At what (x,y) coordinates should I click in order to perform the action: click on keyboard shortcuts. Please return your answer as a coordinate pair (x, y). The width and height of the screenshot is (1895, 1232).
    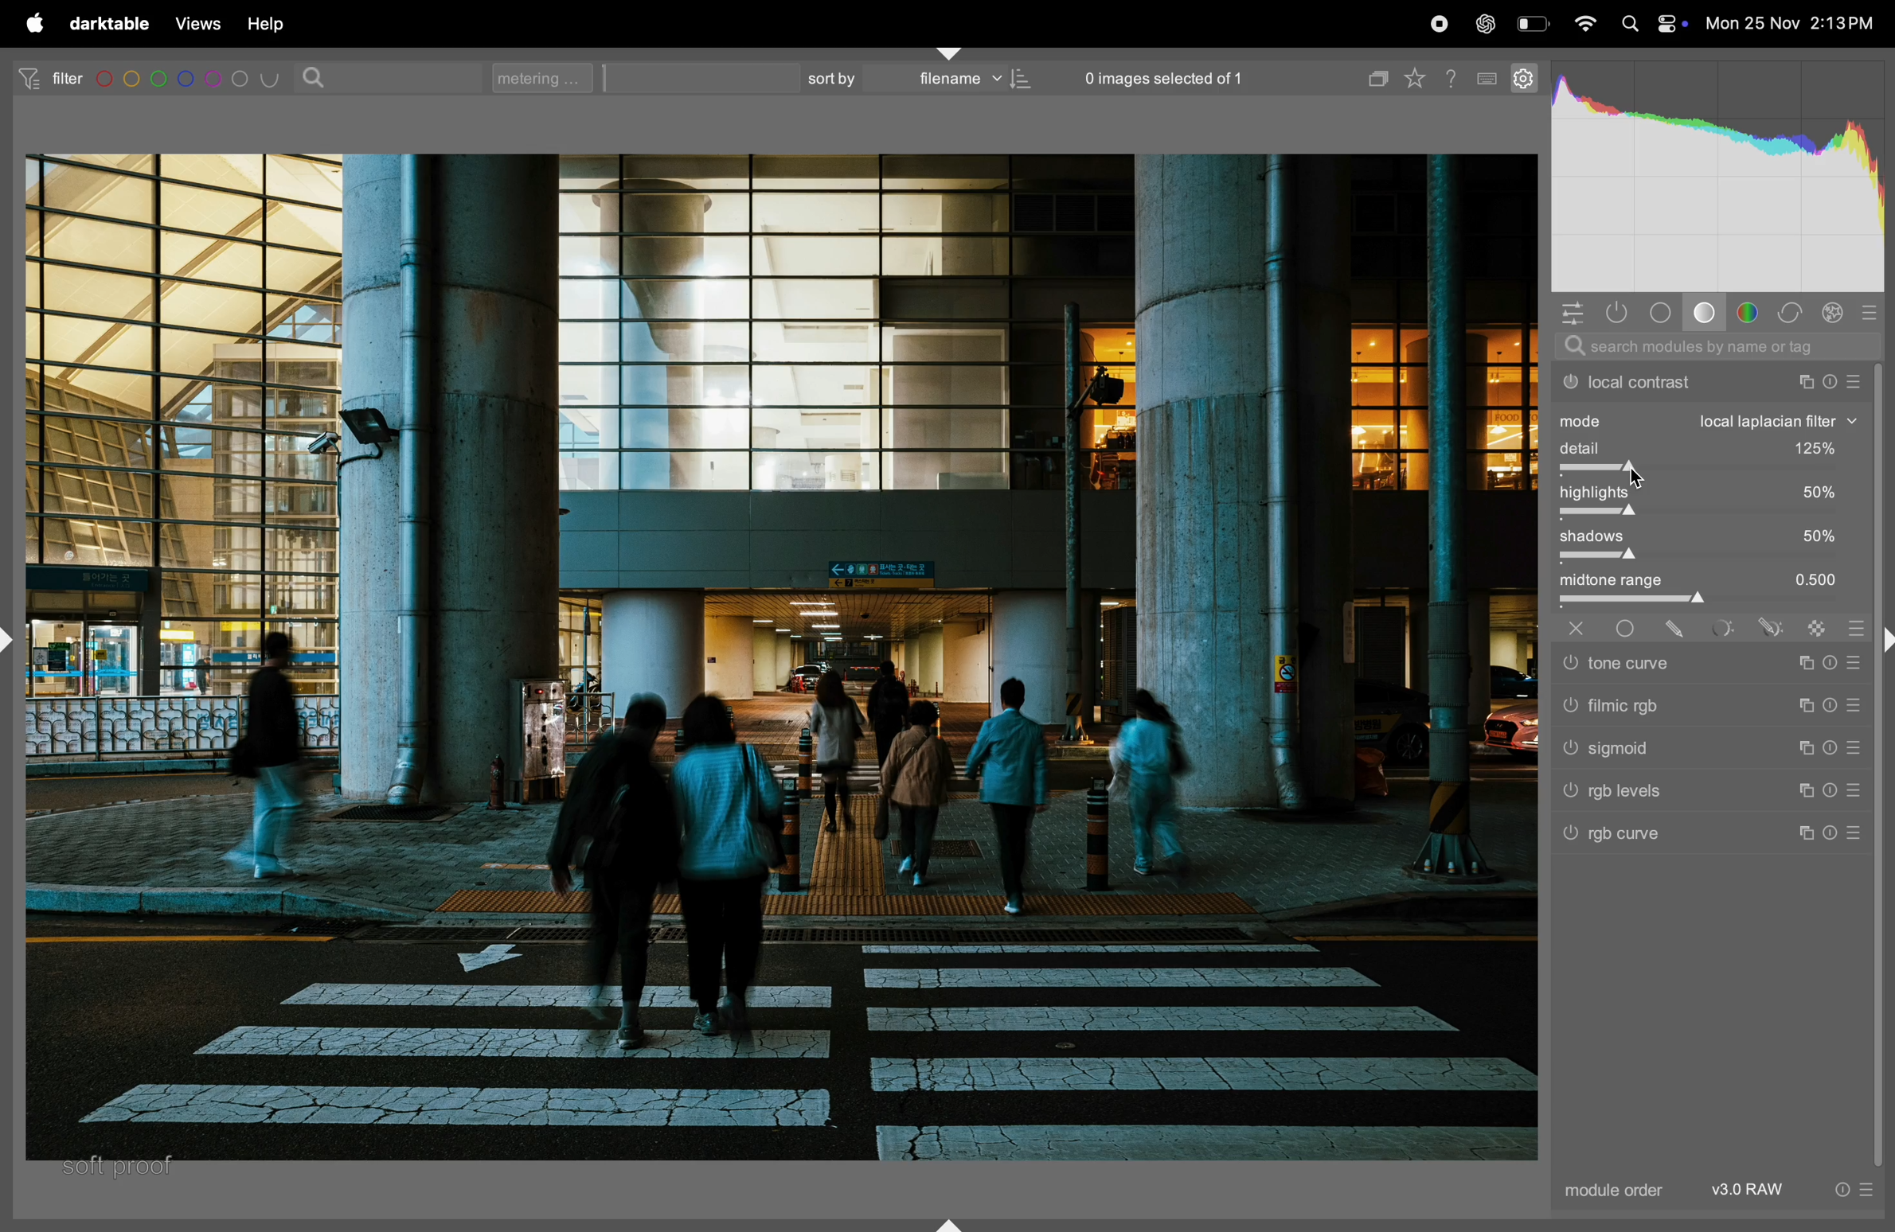
    Looking at the image, I should click on (1488, 80).